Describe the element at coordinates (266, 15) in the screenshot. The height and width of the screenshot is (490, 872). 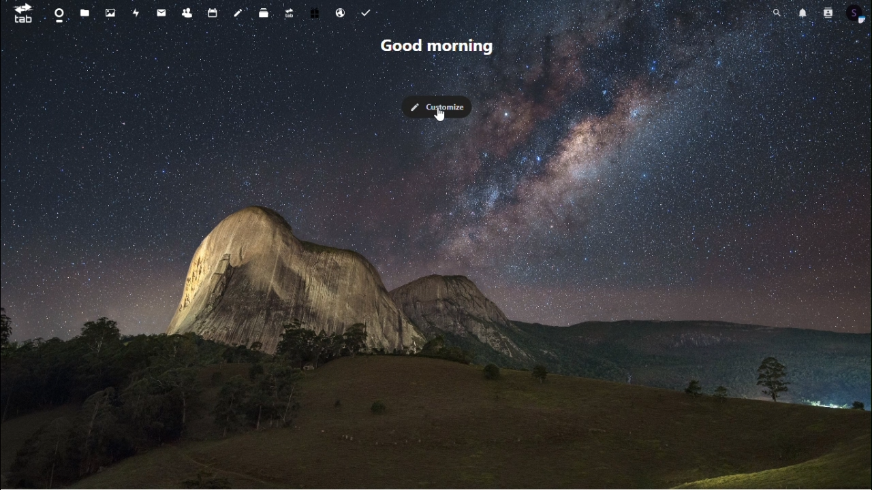
I see `deck` at that location.